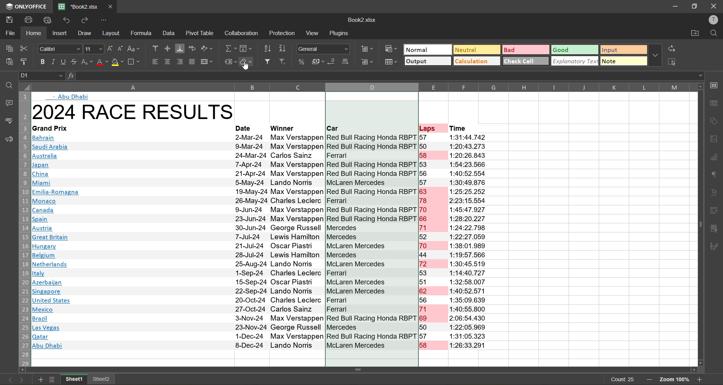  I want to click on calculation, so click(477, 62).